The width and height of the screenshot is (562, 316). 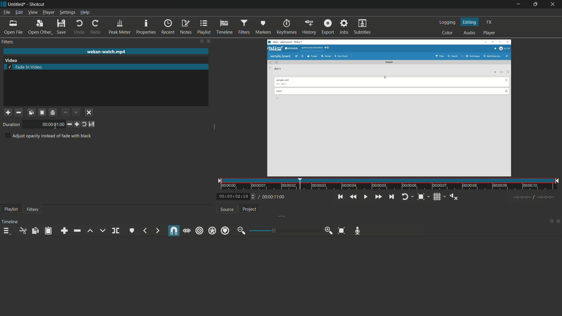 I want to click on record audio, so click(x=357, y=231).